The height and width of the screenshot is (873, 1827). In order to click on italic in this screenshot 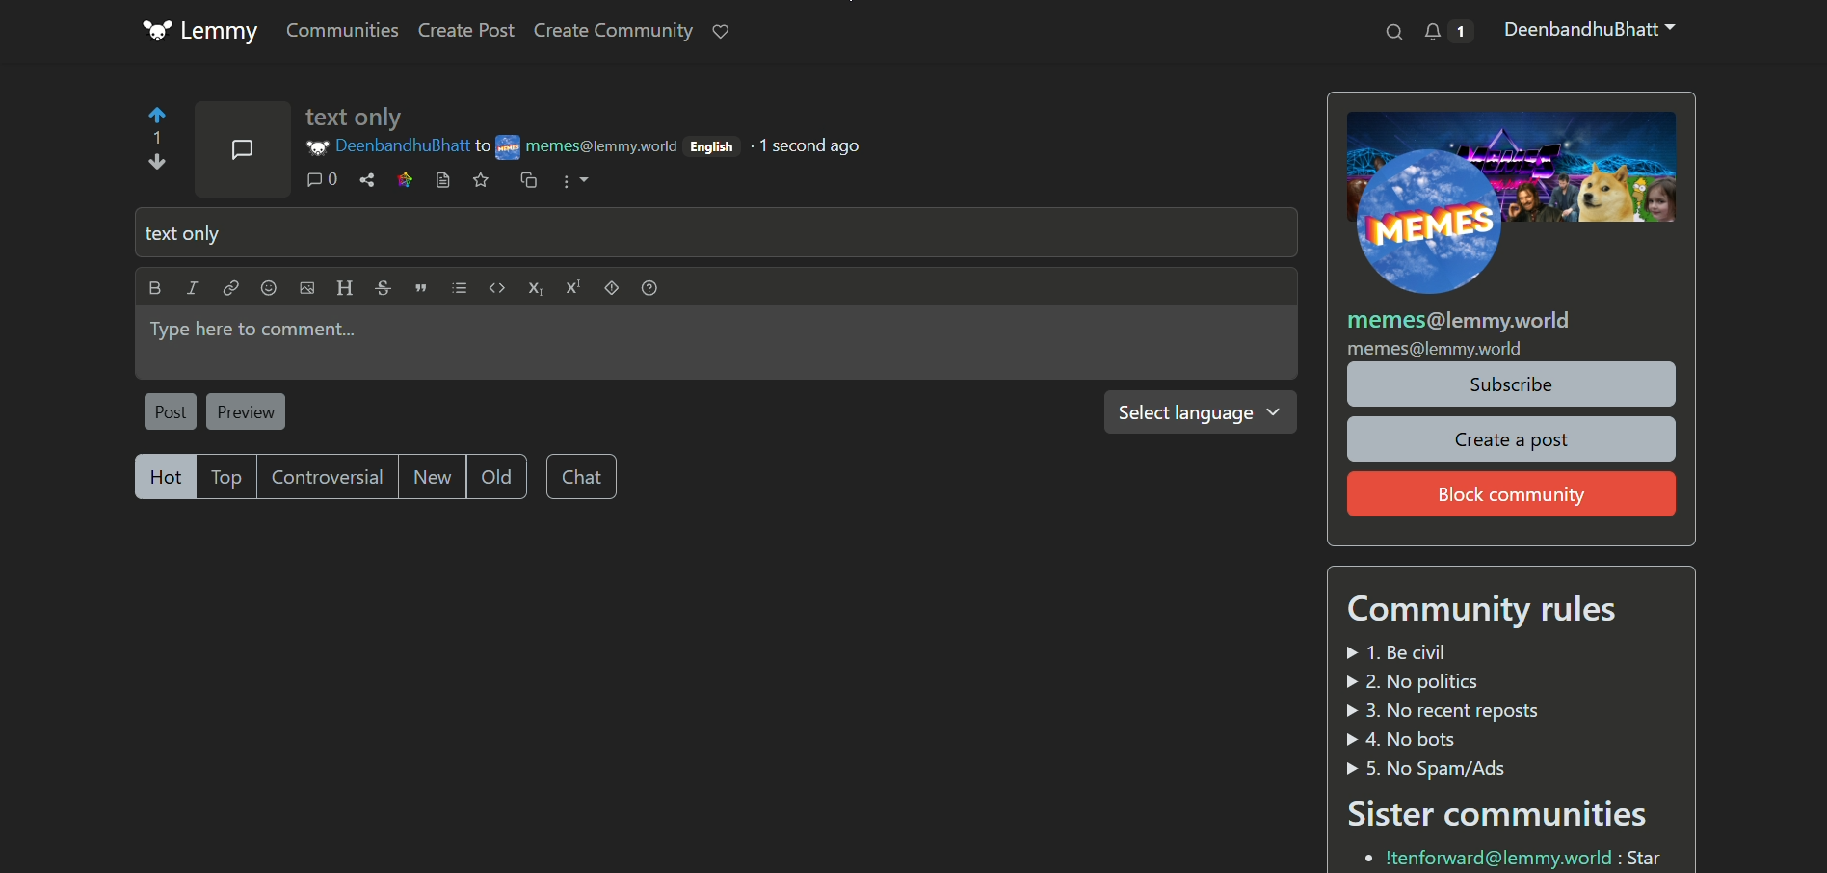, I will do `click(192, 286)`.